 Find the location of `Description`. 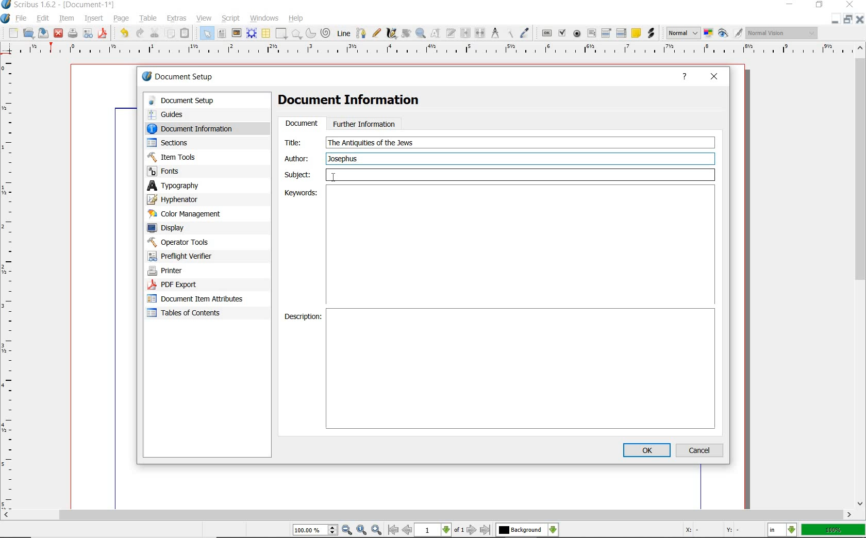

Description is located at coordinates (303, 318).